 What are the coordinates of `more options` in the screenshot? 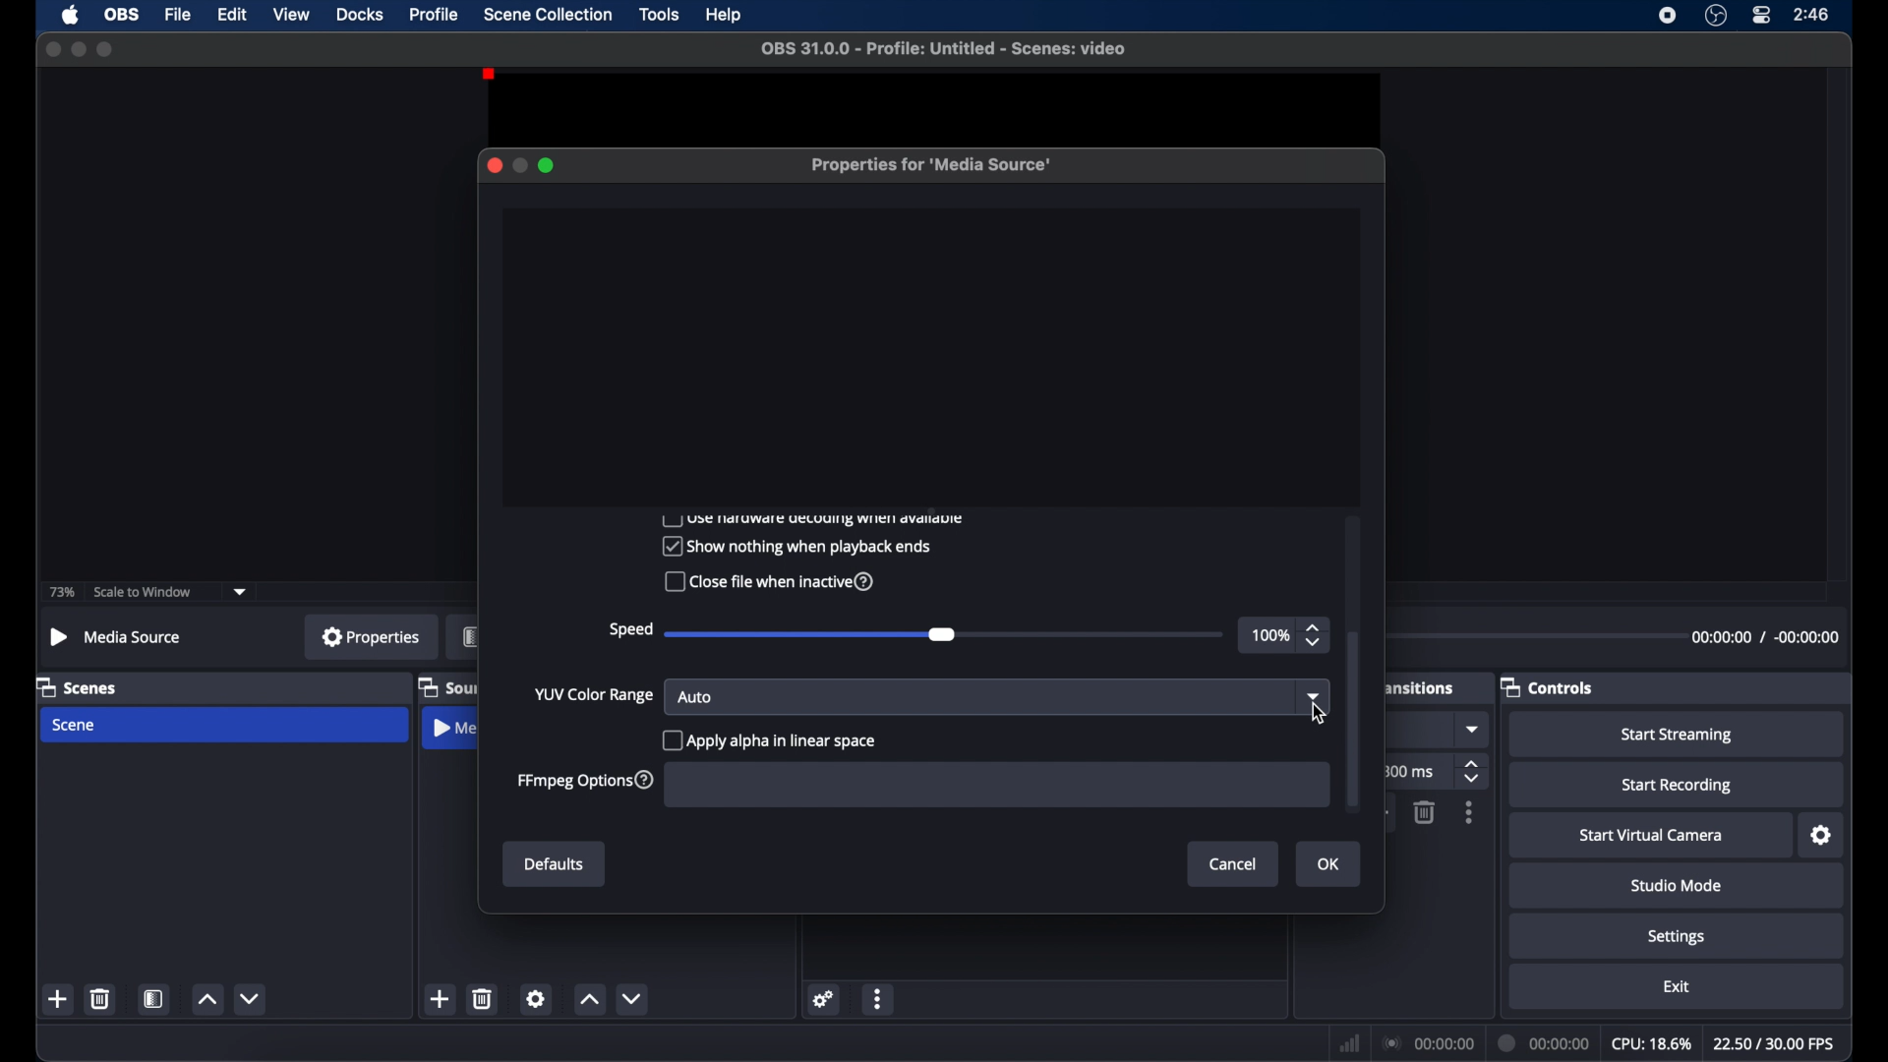 It's located at (1470, 813).